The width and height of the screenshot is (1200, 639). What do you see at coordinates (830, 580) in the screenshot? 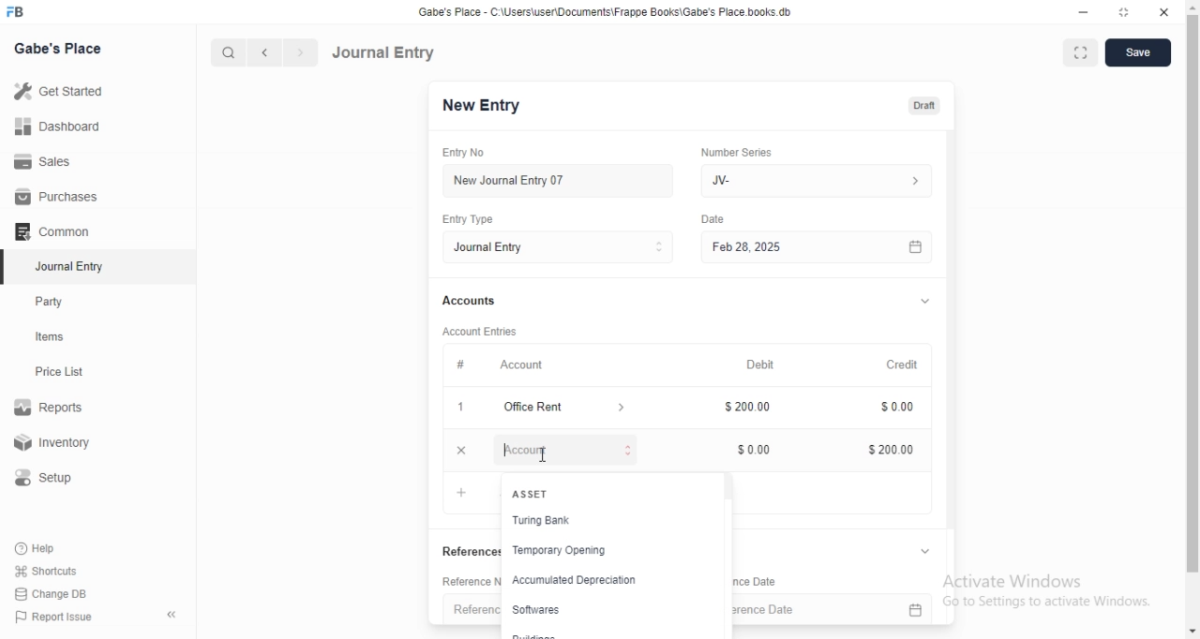
I see `Reference Date ` at bounding box center [830, 580].